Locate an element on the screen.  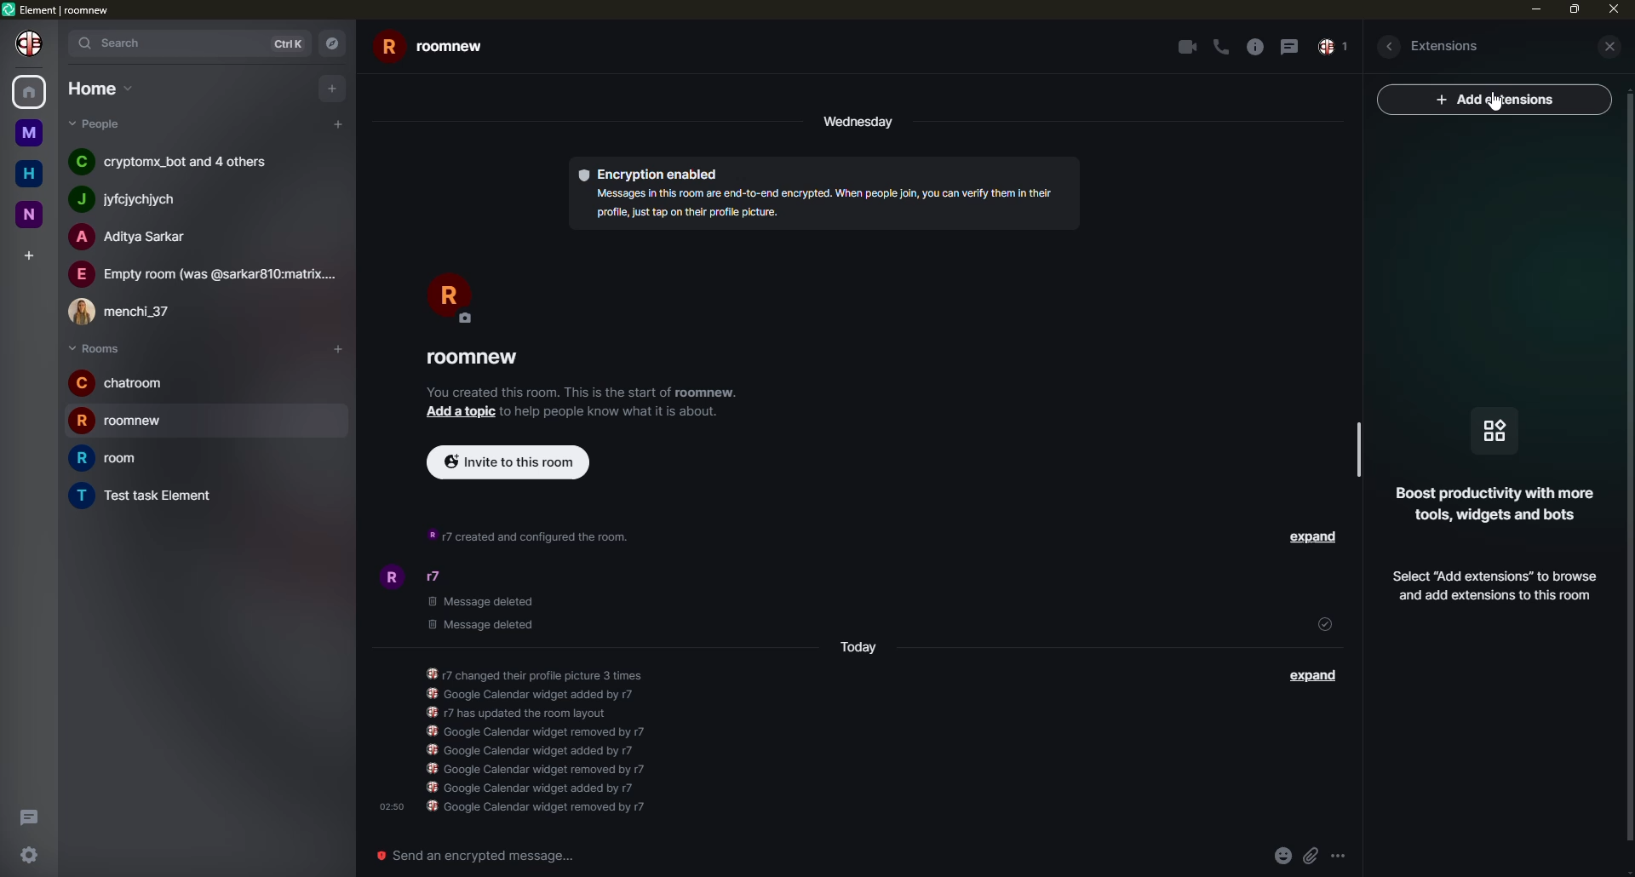
room is located at coordinates (107, 459).